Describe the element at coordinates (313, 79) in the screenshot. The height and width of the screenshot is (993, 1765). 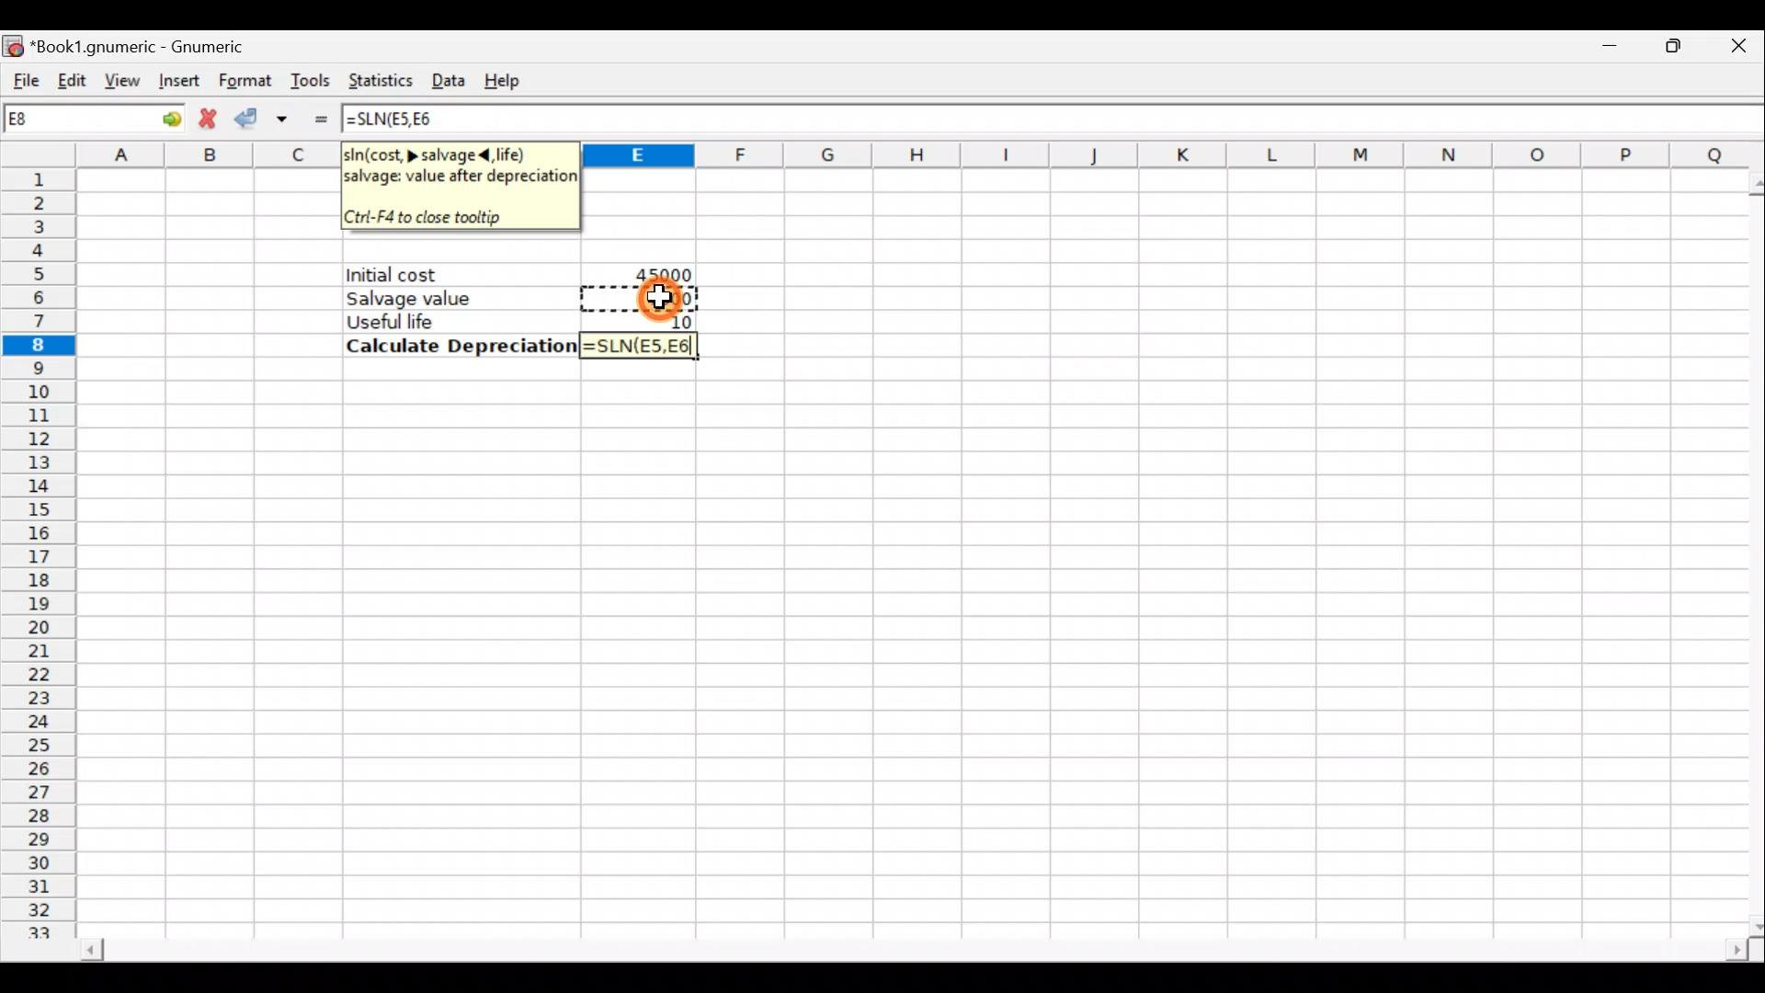
I see `Tools` at that location.